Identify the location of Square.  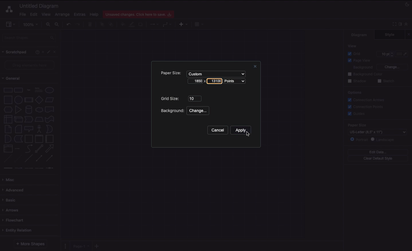
(7, 100).